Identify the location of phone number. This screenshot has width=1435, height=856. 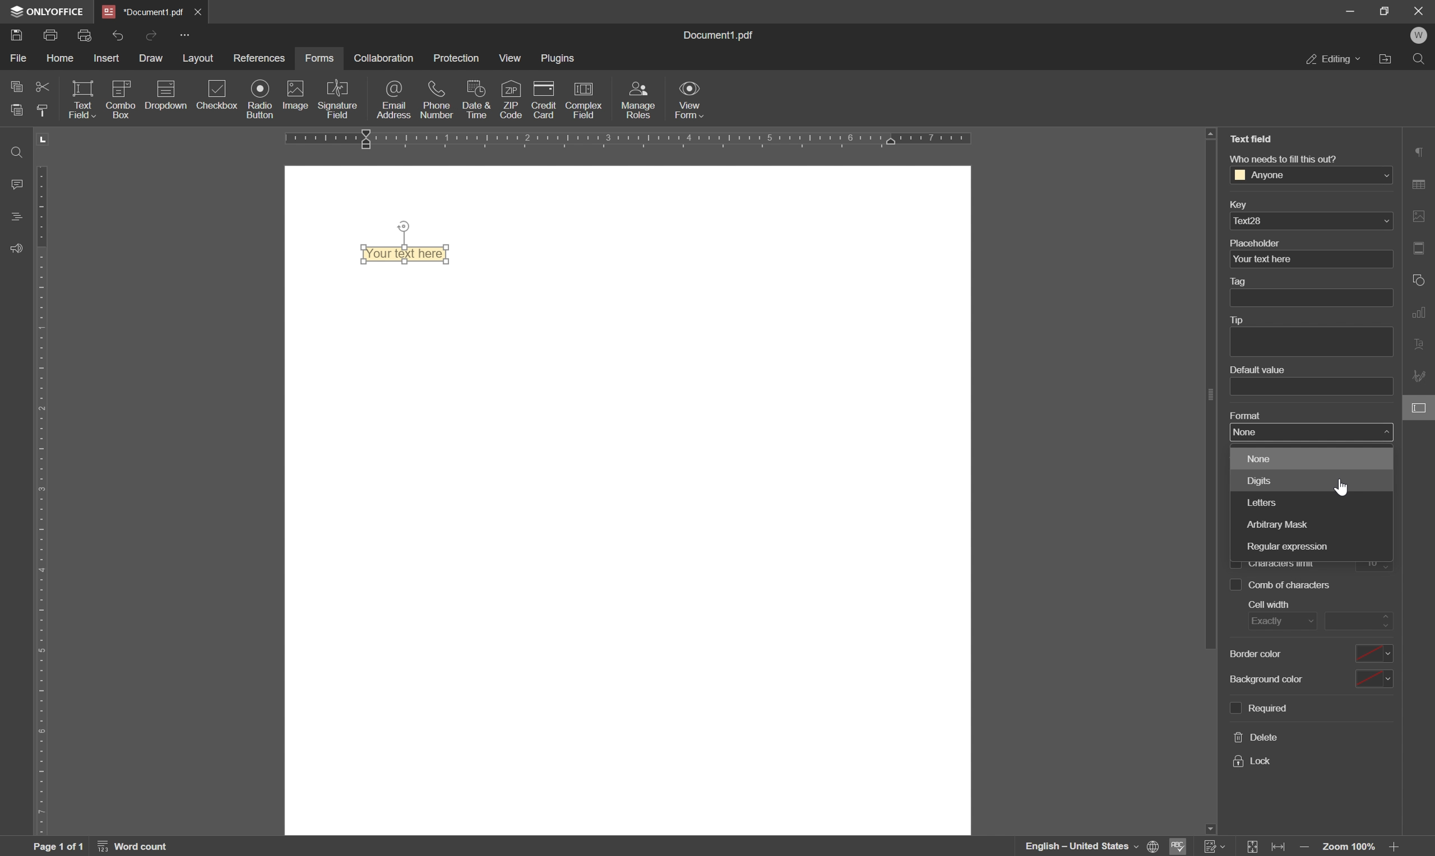
(436, 101).